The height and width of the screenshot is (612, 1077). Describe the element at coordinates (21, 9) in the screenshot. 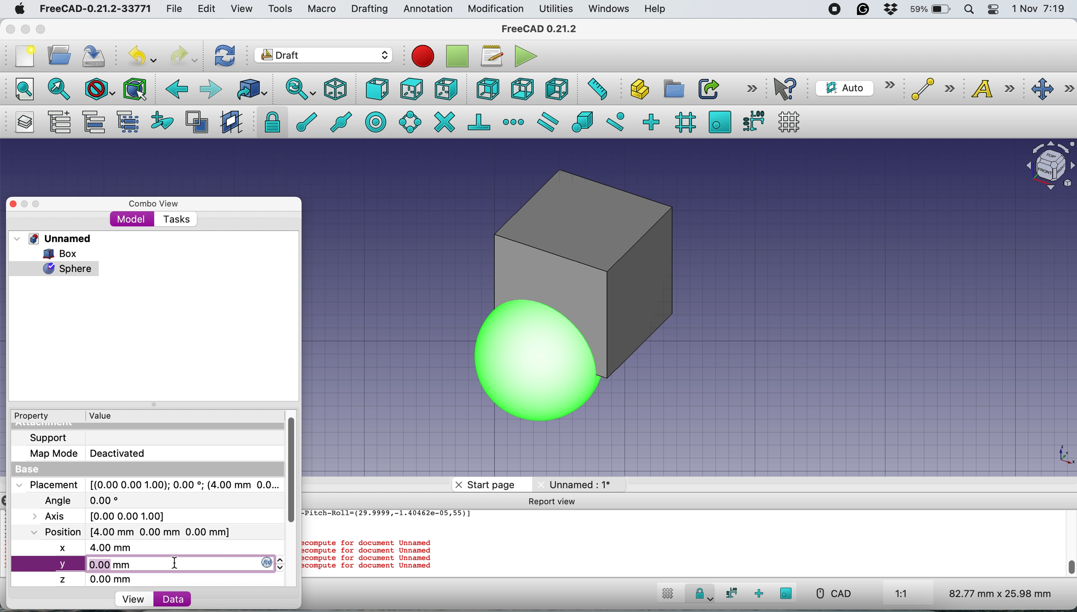

I see `system logo` at that location.